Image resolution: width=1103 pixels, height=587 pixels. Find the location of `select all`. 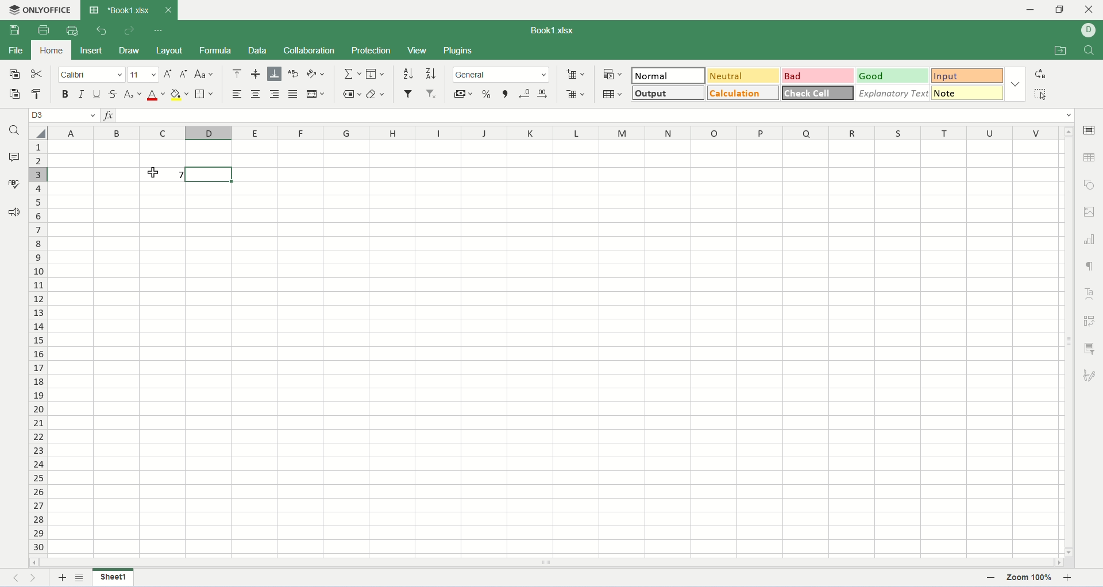

select all is located at coordinates (1042, 93).